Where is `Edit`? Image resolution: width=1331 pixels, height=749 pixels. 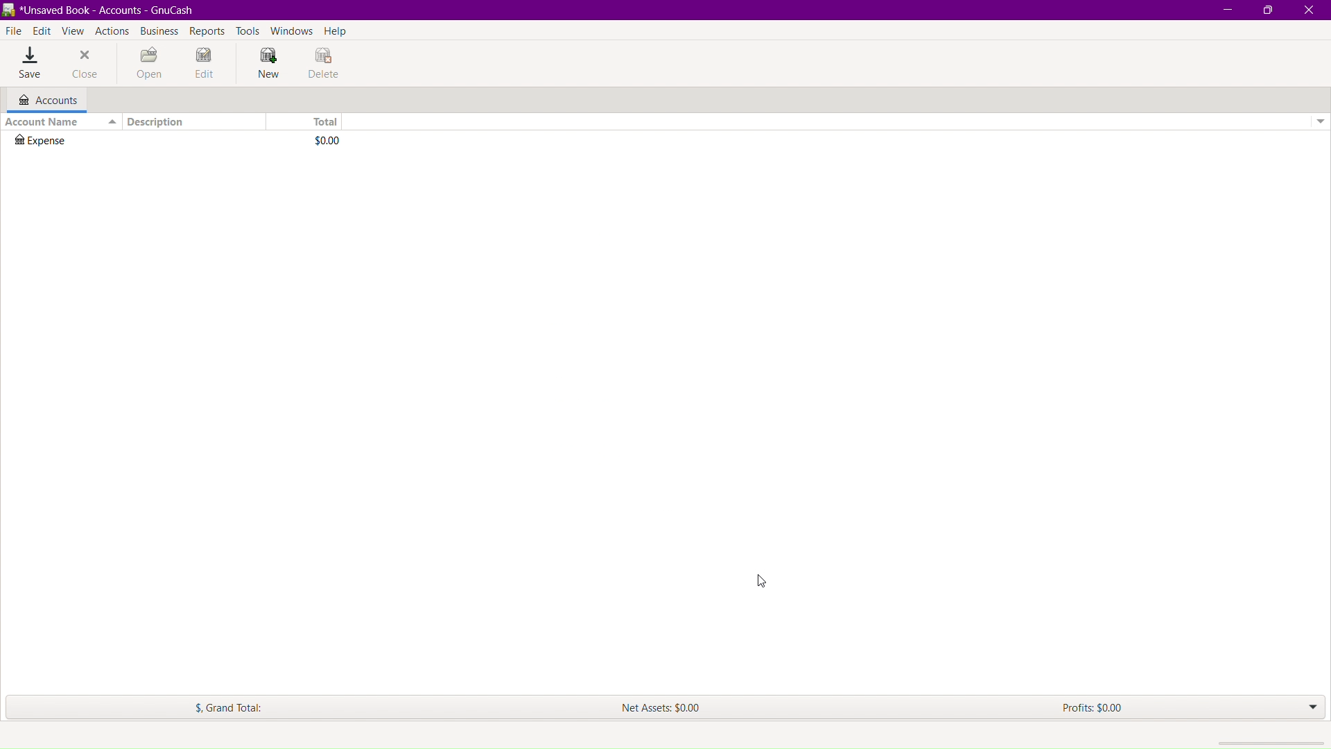
Edit is located at coordinates (44, 29).